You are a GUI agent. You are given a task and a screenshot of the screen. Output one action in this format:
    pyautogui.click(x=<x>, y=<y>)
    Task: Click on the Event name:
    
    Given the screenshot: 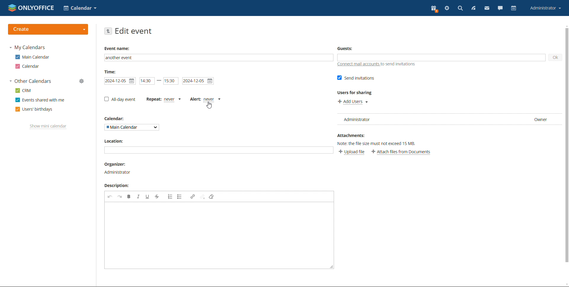 What is the action you would take?
    pyautogui.click(x=118, y=49)
    